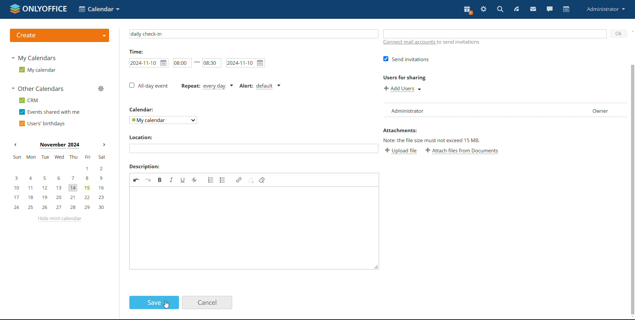 The height and width of the screenshot is (320, 635). Describe the element at coordinates (377, 267) in the screenshot. I see `resize box` at that location.